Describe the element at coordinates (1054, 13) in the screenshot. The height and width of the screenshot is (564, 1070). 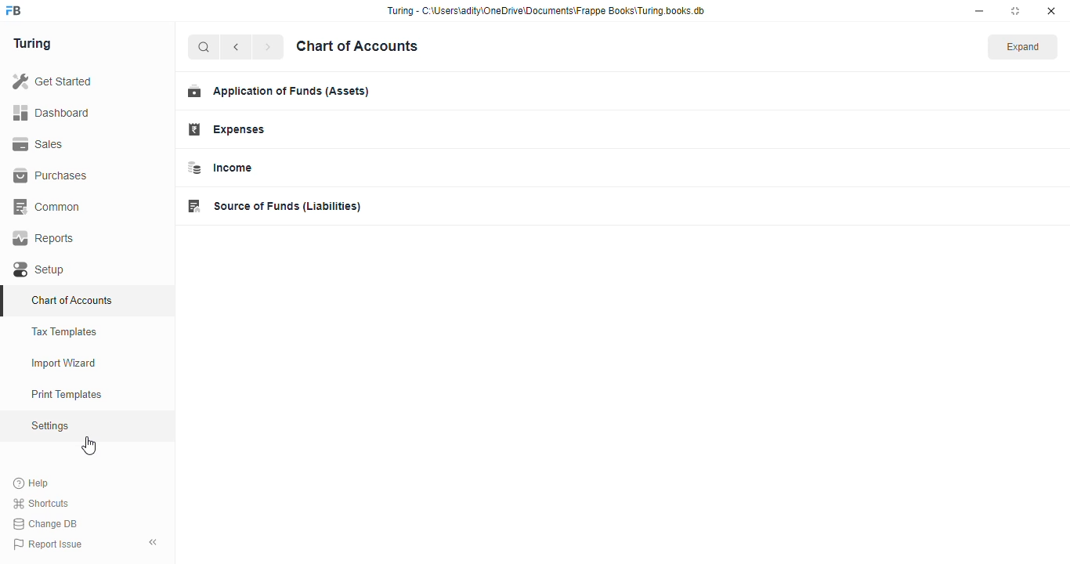
I see `close` at that location.